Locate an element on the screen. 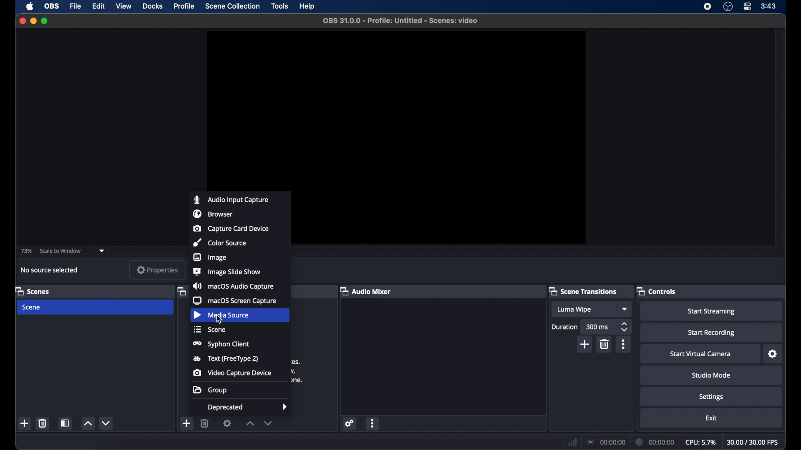 This screenshot has width=801, height=450. Text (FreeType 2) is located at coordinates (226, 358).